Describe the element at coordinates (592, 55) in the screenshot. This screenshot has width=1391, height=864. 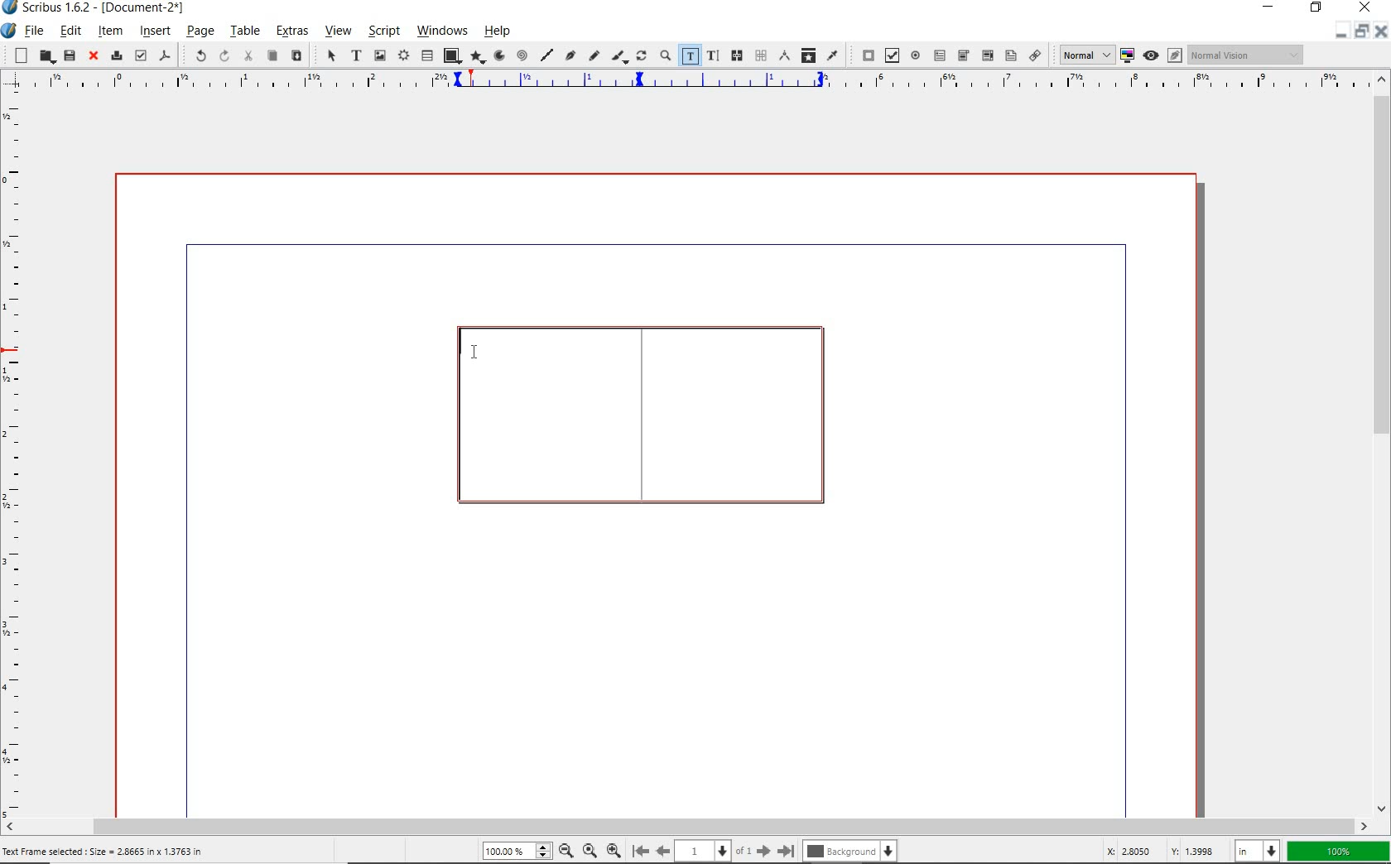
I see `freehand line` at that location.